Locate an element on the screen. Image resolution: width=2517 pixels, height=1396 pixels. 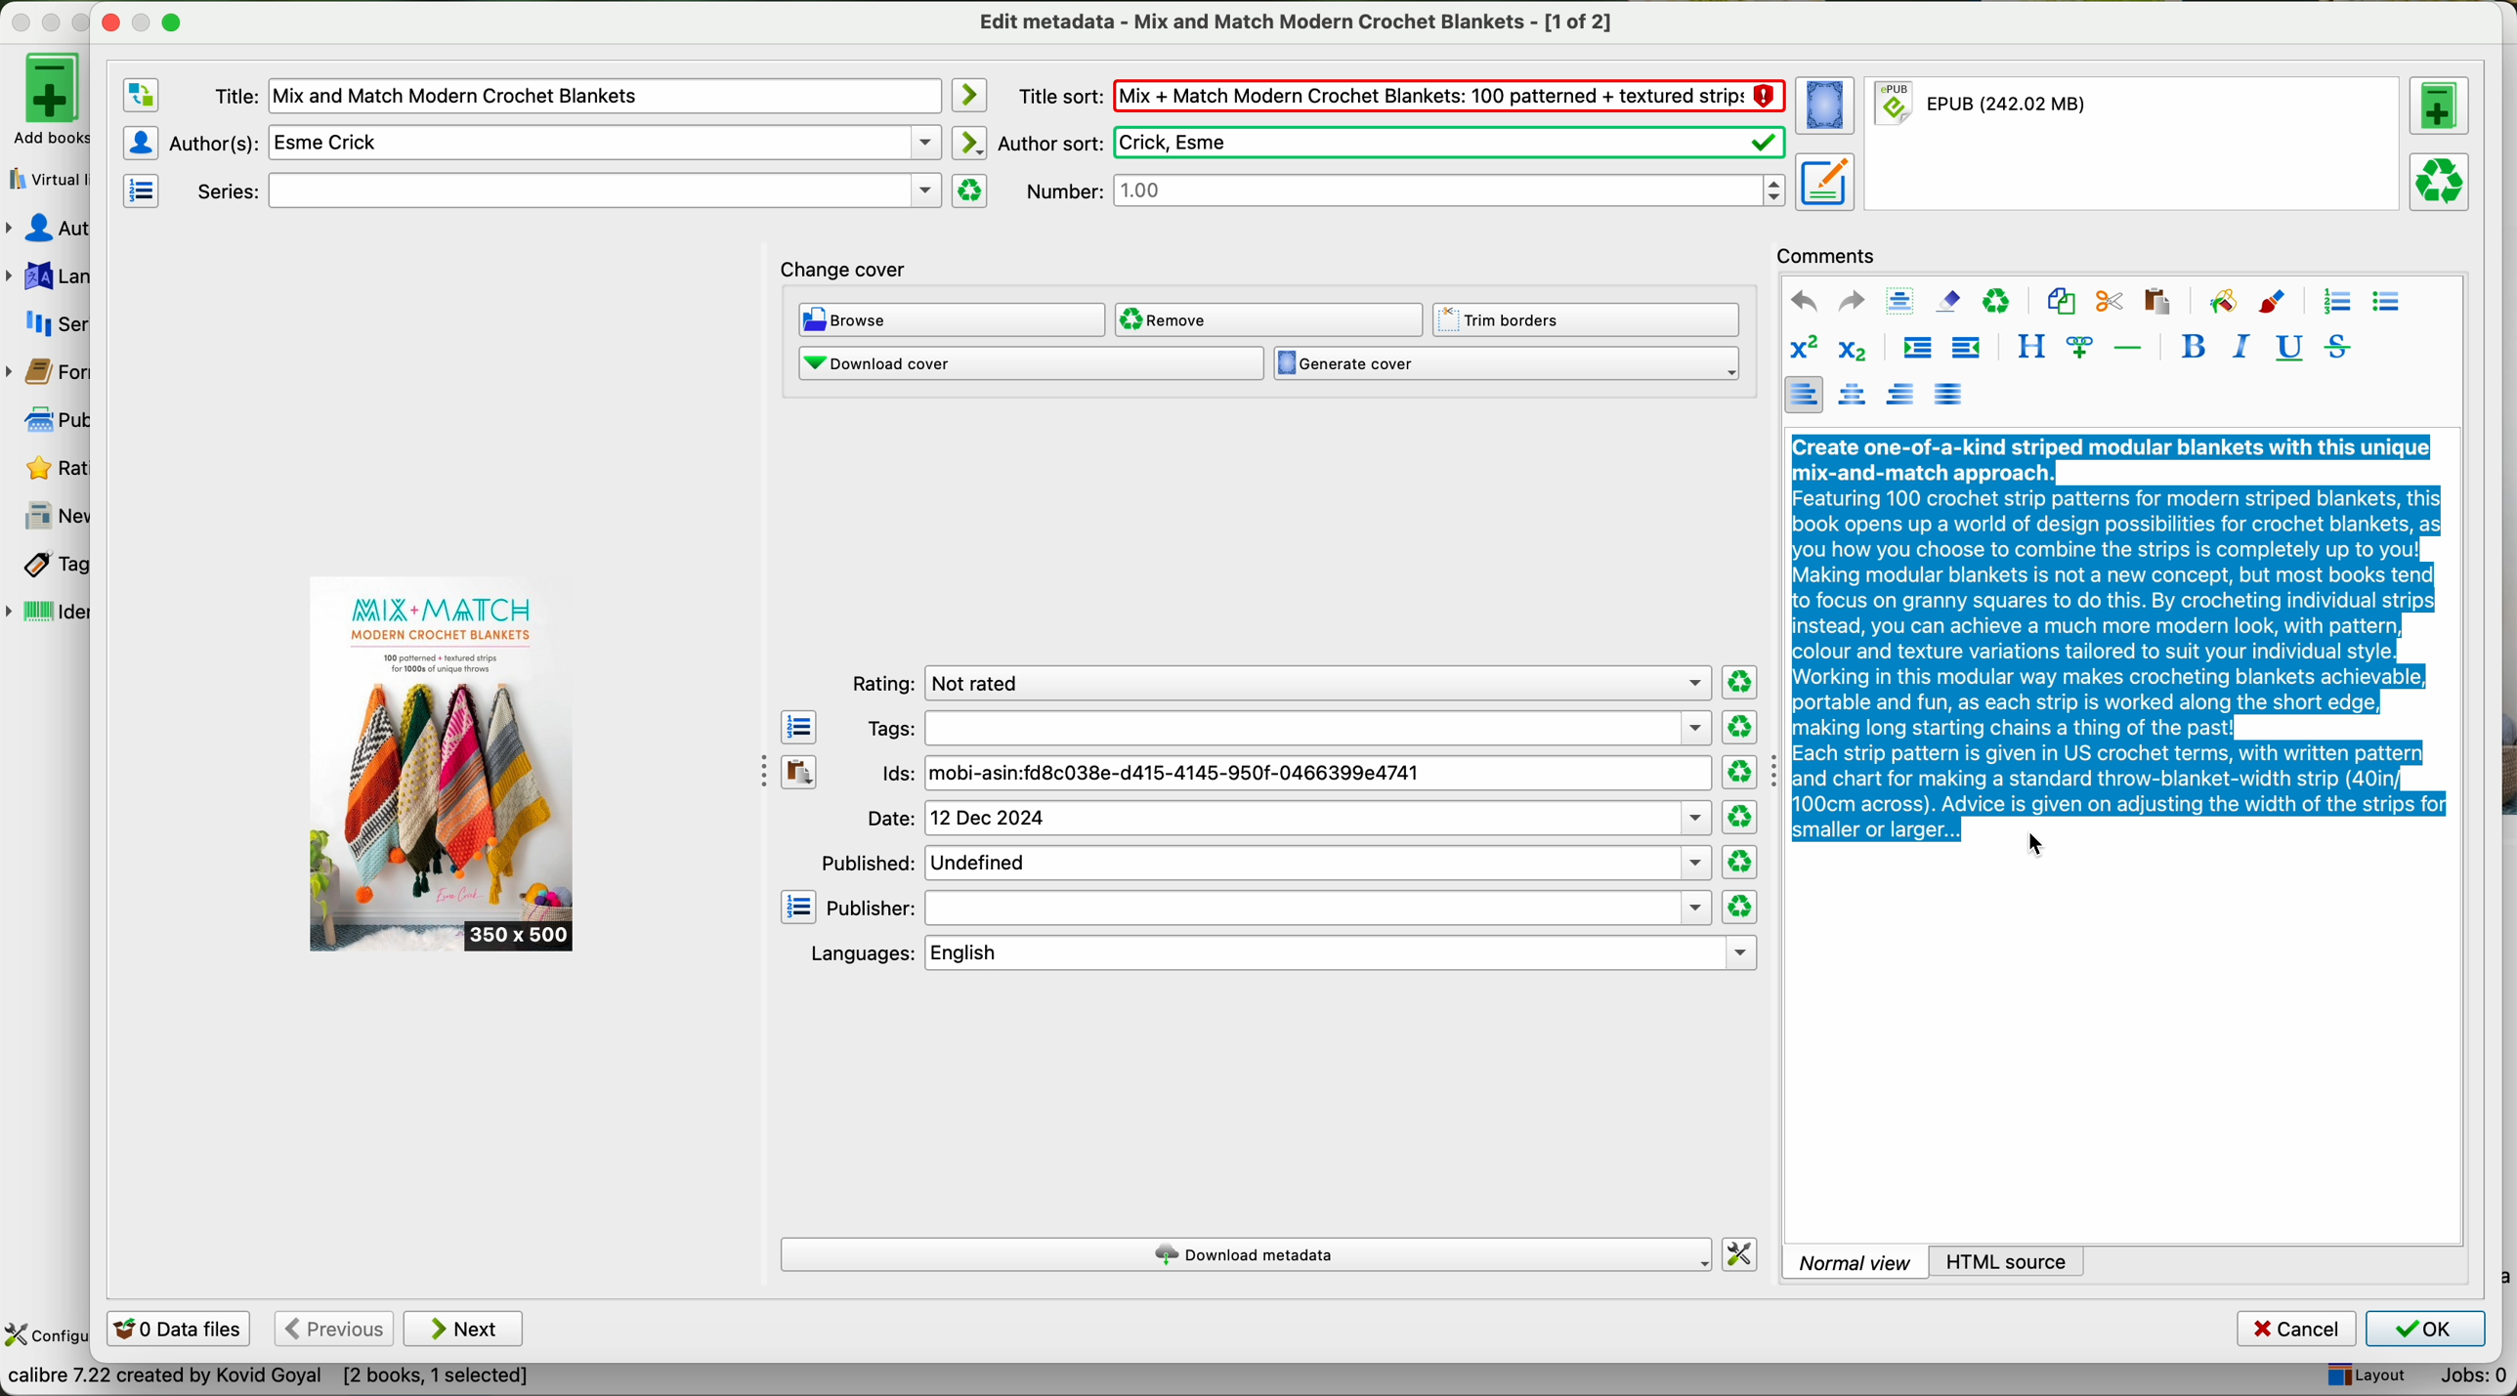
add a format to this book is located at coordinates (2440, 106).